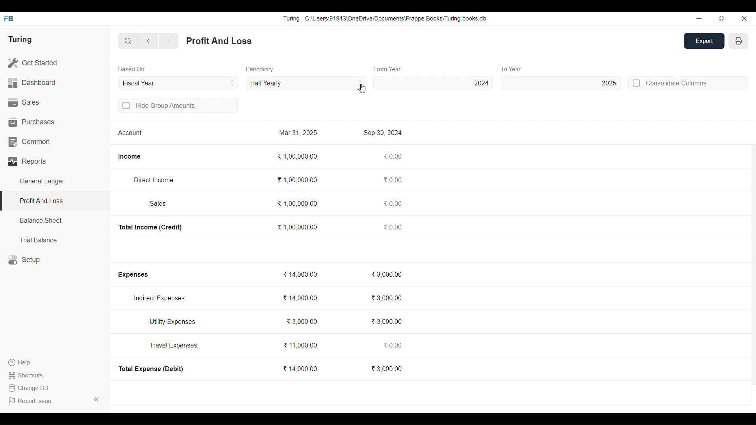 Image resolution: width=756 pixels, height=425 pixels. I want to click on 0.00, so click(392, 203).